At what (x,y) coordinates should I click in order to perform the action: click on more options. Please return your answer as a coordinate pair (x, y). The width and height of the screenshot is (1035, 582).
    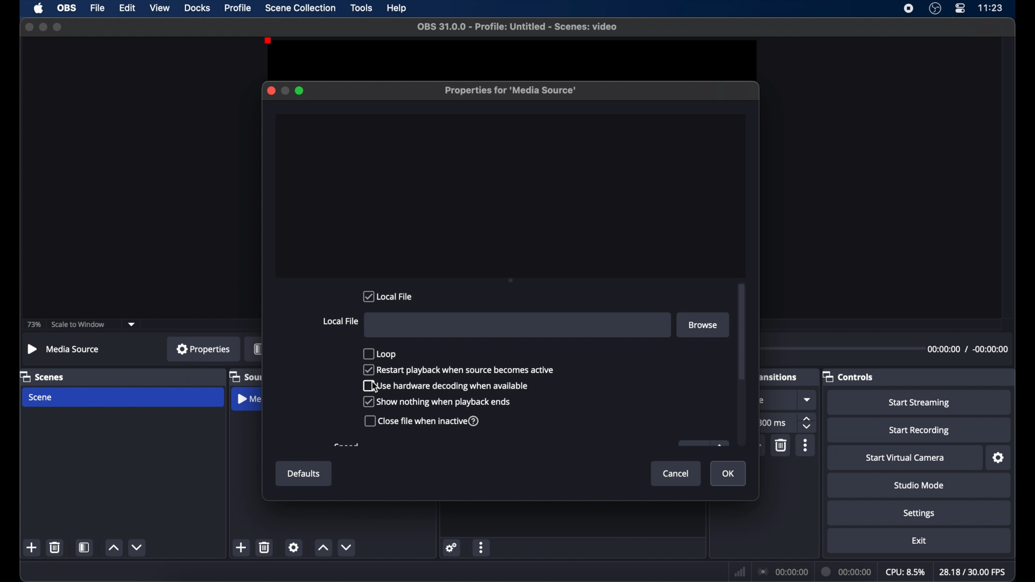
    Looking at the image, I should click on (483, 548).